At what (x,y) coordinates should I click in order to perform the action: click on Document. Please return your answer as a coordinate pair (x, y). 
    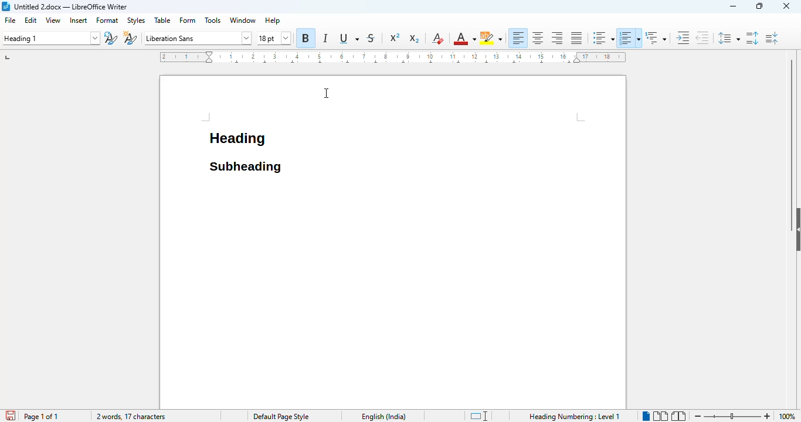
    Looking at the image, I should click on (245, 103).